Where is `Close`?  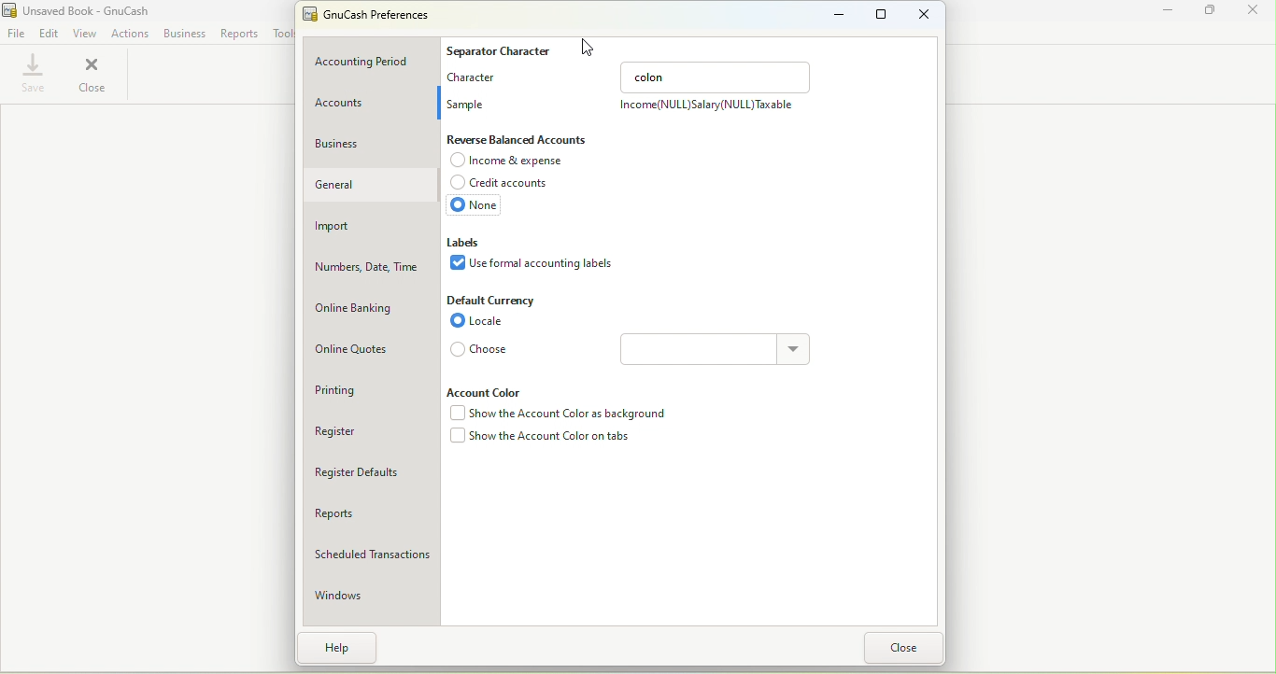
Close is located at coordinates (906, 649).